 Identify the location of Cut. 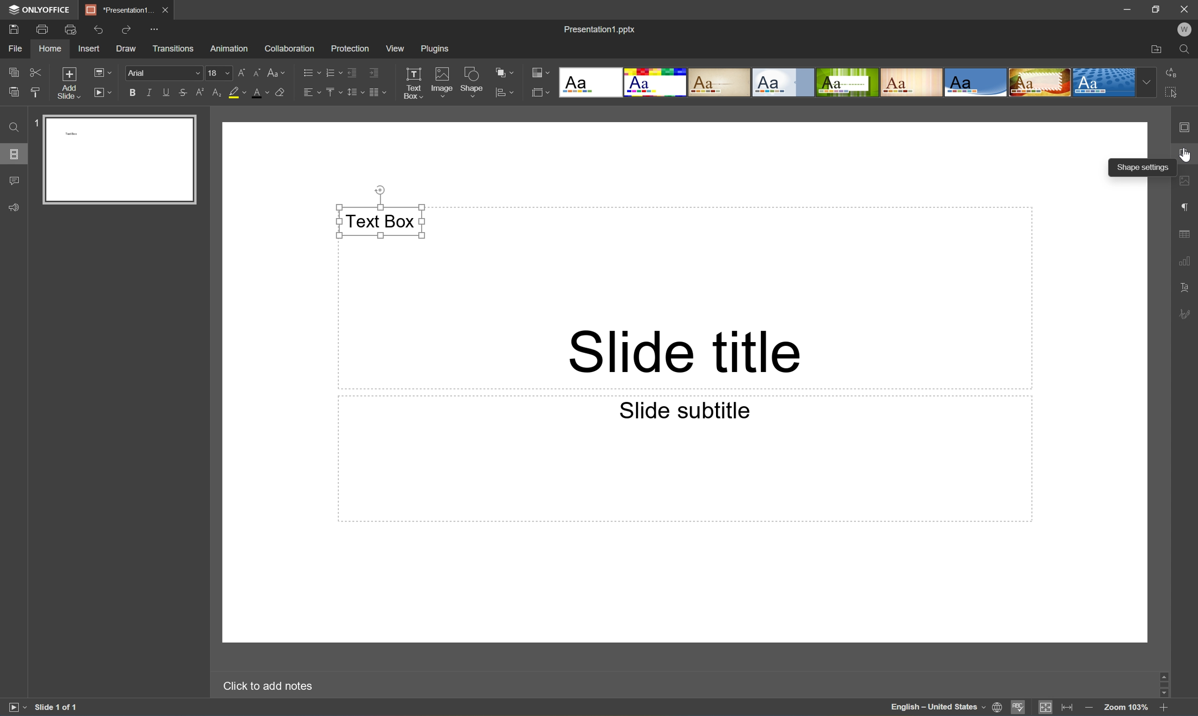
(37, 72).